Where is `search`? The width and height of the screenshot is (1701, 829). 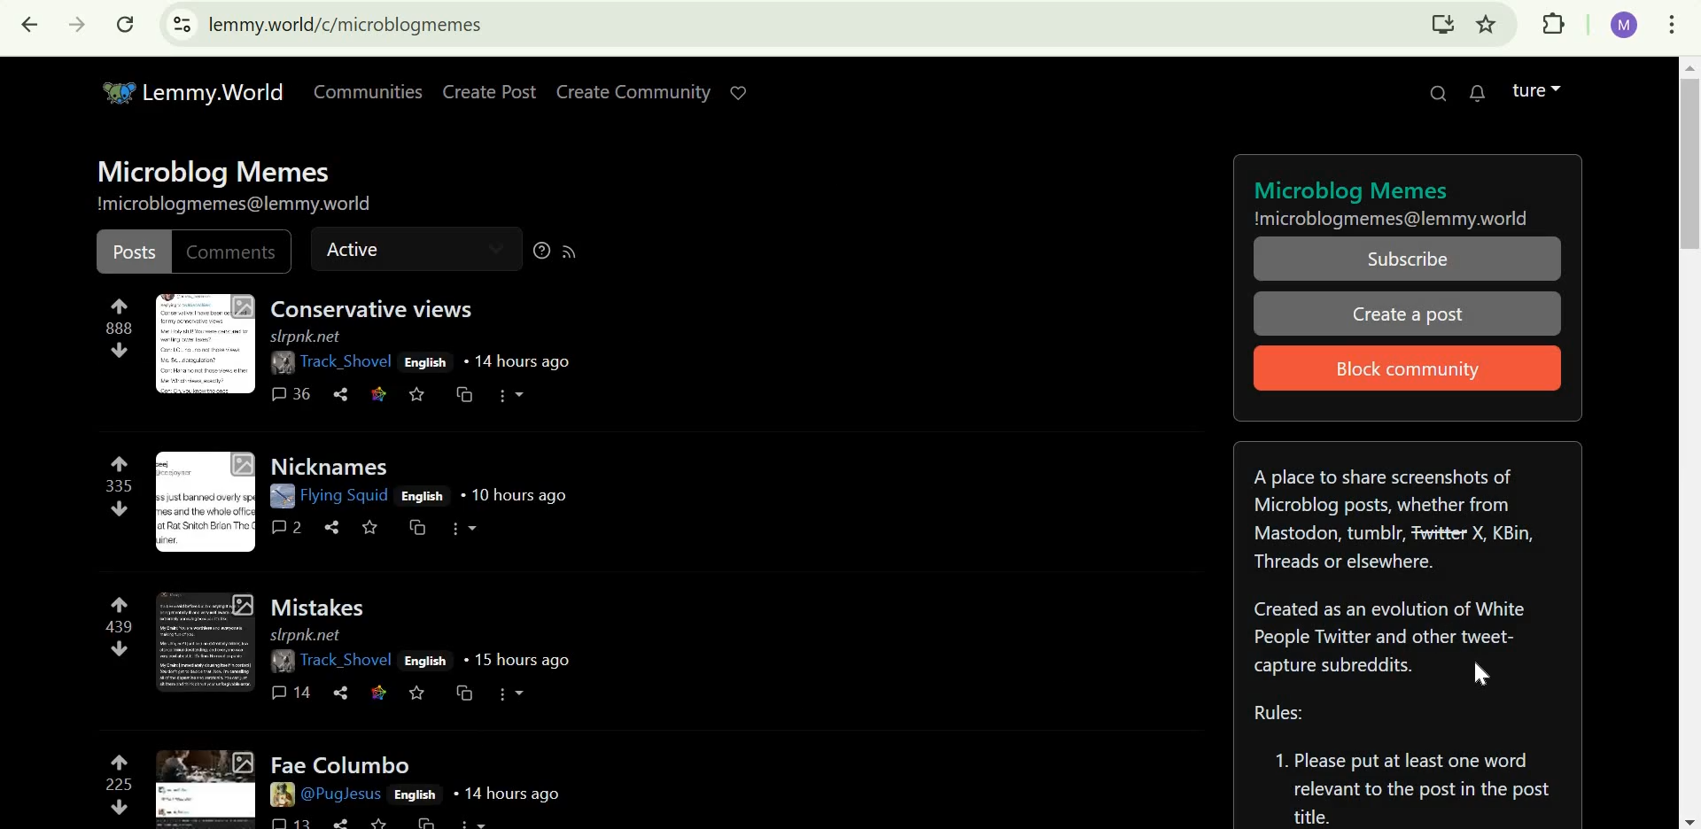
search is located at coordinates (1434, 98).